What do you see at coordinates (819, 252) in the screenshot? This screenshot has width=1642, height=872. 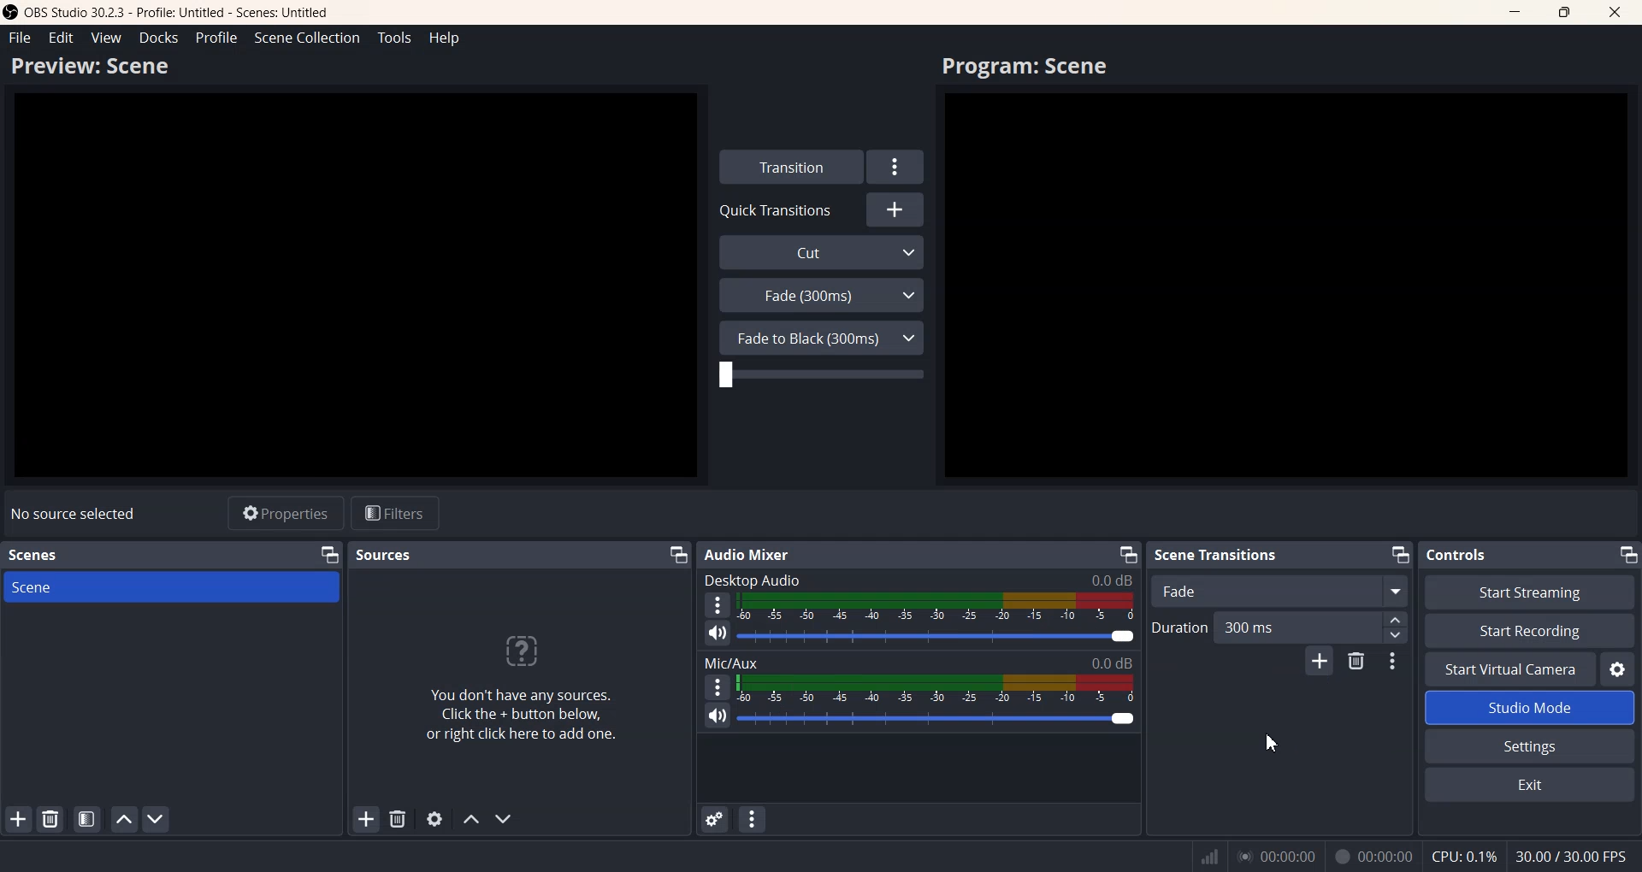 I see `Cut` at bounding box center [819, 252].